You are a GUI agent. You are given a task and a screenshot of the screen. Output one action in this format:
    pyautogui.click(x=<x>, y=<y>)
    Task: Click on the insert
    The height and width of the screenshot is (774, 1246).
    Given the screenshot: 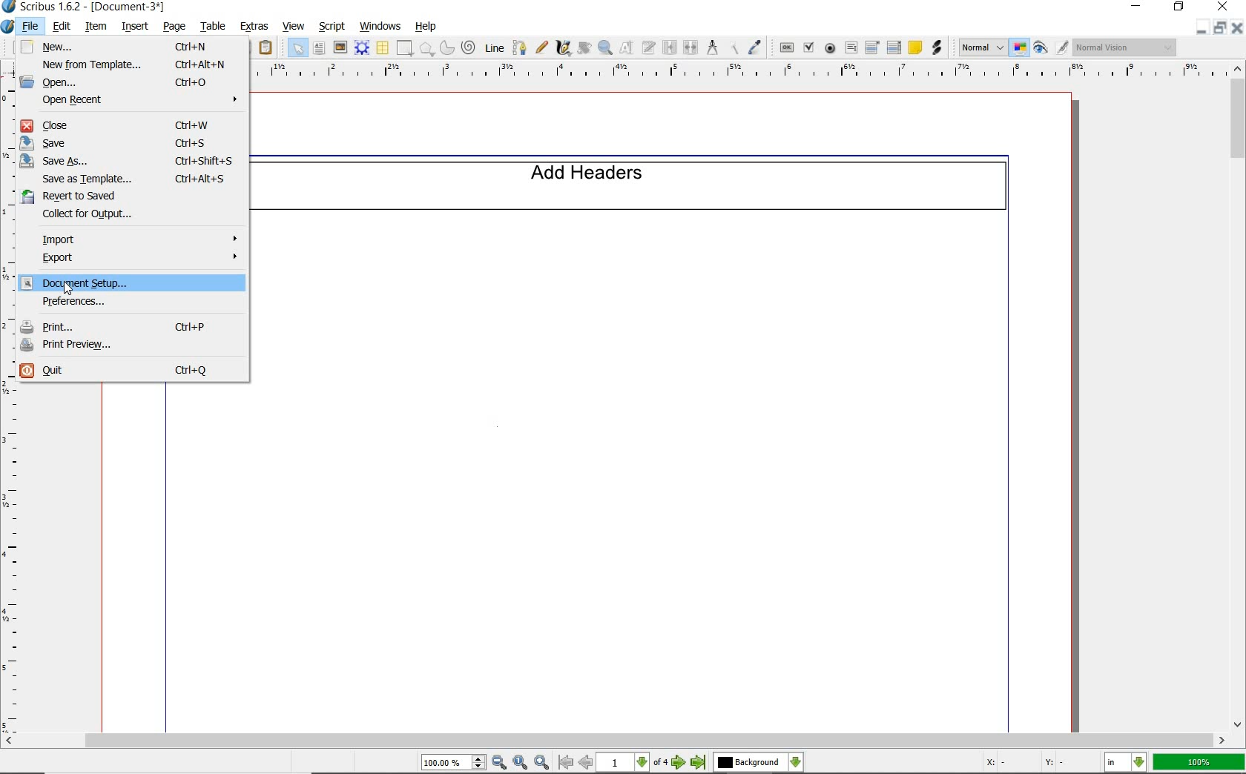 What is the action you would take?
    pyautogui.click(x=135, y=25)
    